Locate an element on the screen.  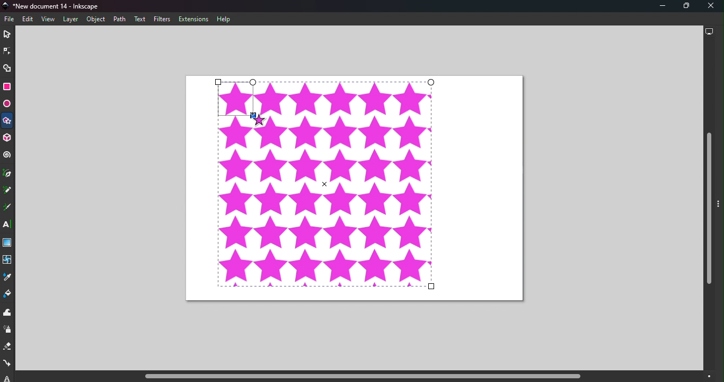
Horizontal scroll bar is located at coordinates (358, 377).